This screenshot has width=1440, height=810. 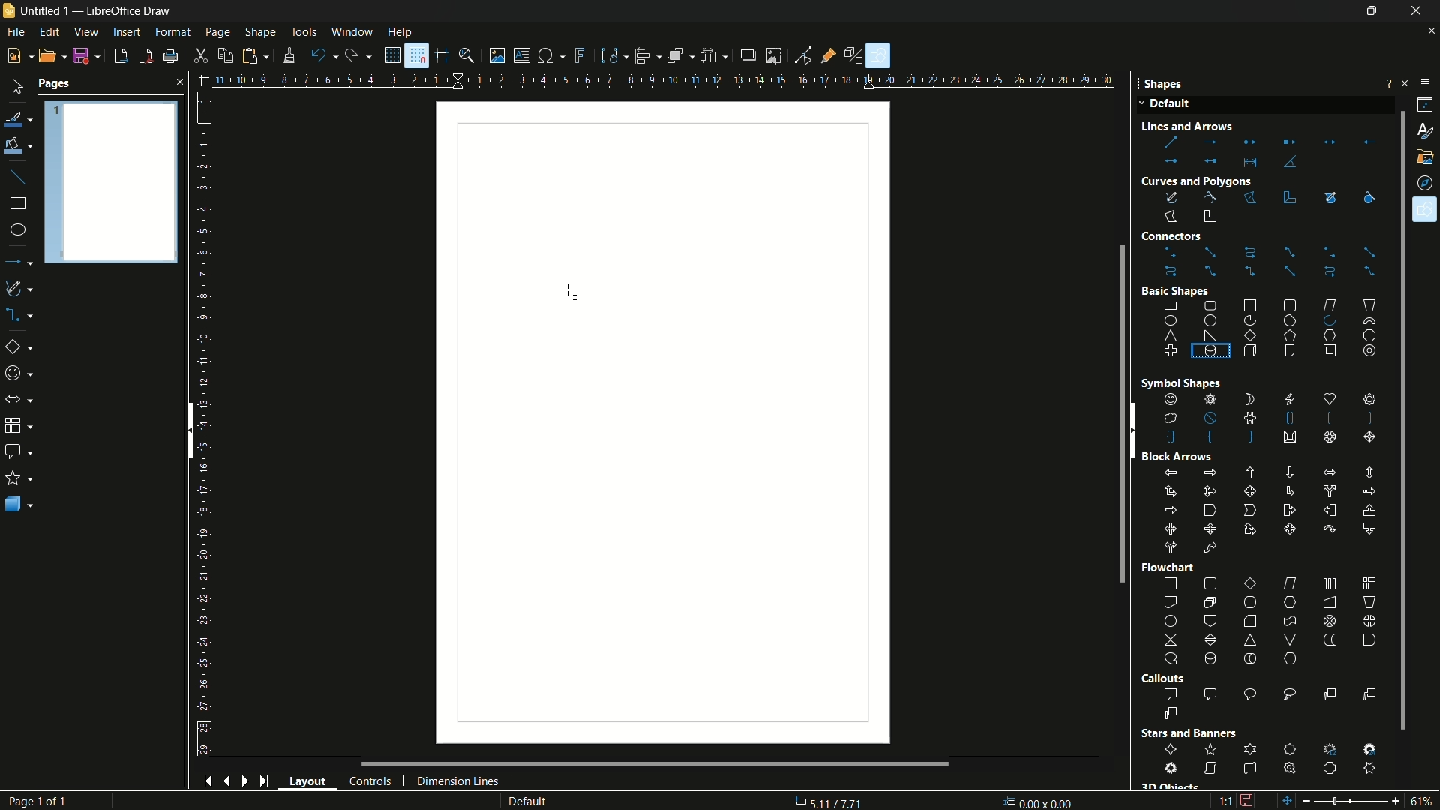 What do you see at coordinates (1167, 105) in the screenshot?
I see `Default` at bounding box center [1167, 105].